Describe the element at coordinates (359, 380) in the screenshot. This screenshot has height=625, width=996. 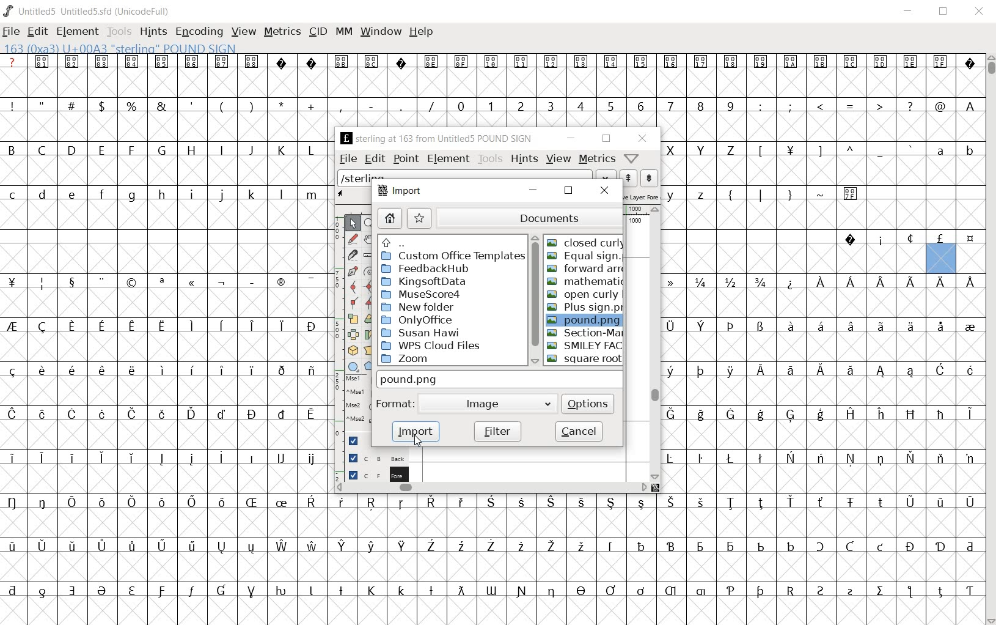
I see `Mouse left button` at that location.